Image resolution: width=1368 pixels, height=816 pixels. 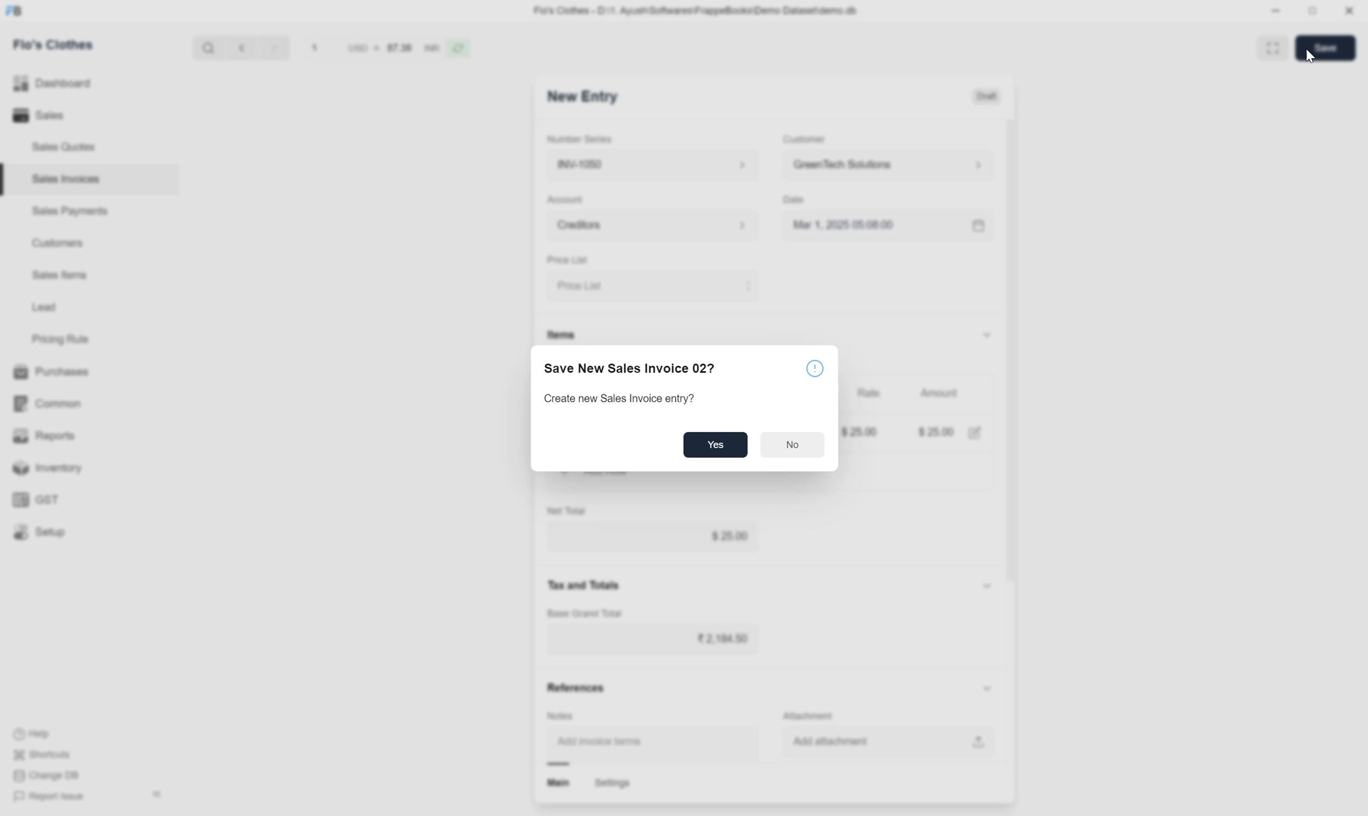 What do you see at coordinates (716, 445) in the screenshot?
I see `yes ` at bounding box center [716, 445].